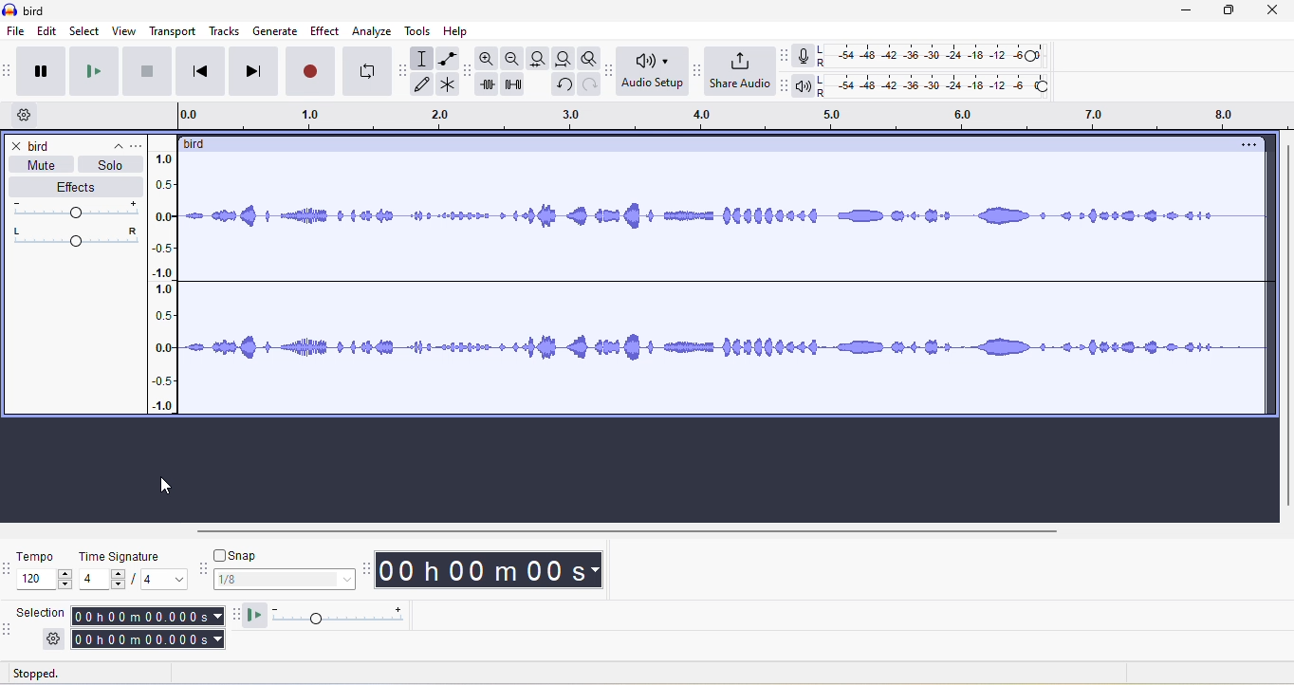 Image resolution: width=1294 pixels, height=685 pixels. I want to click on snap, so click(289, 580).